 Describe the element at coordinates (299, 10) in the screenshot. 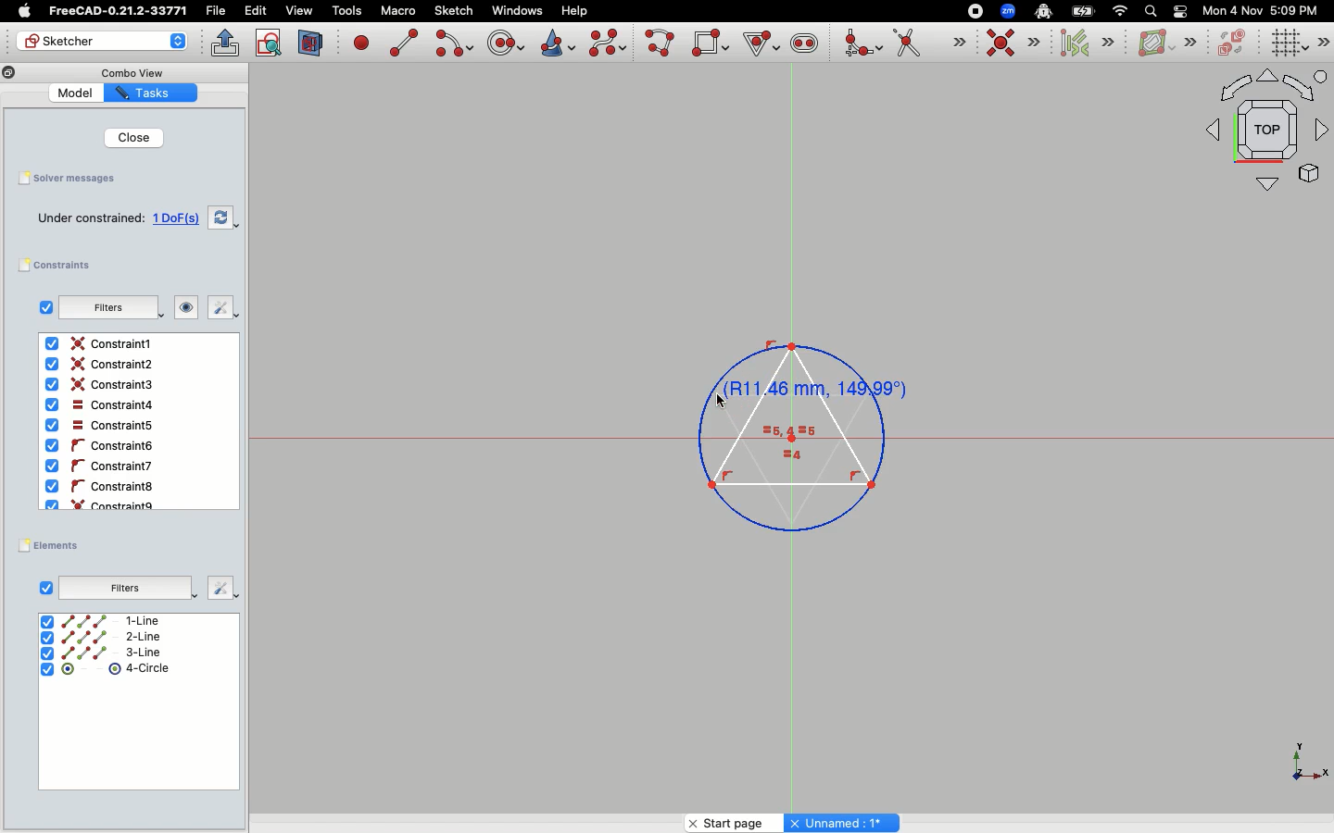

I see `view` at that location.